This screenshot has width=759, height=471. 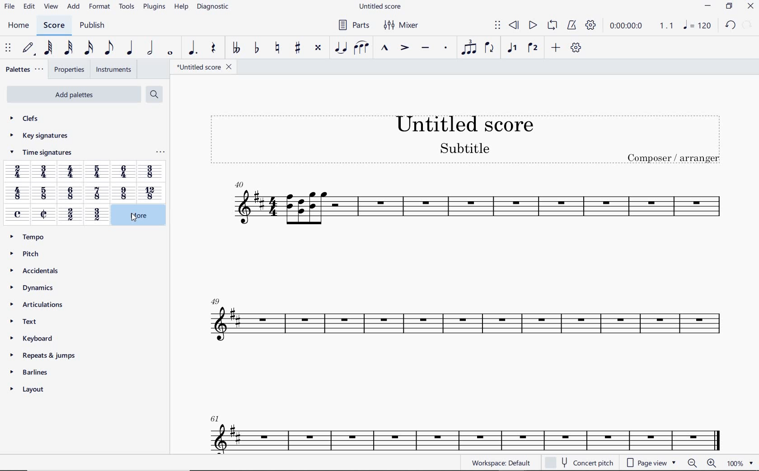 What do you see at coordinates (9, 7) in the screenshot?
I see `FILE` at bounding box center [9, 7].